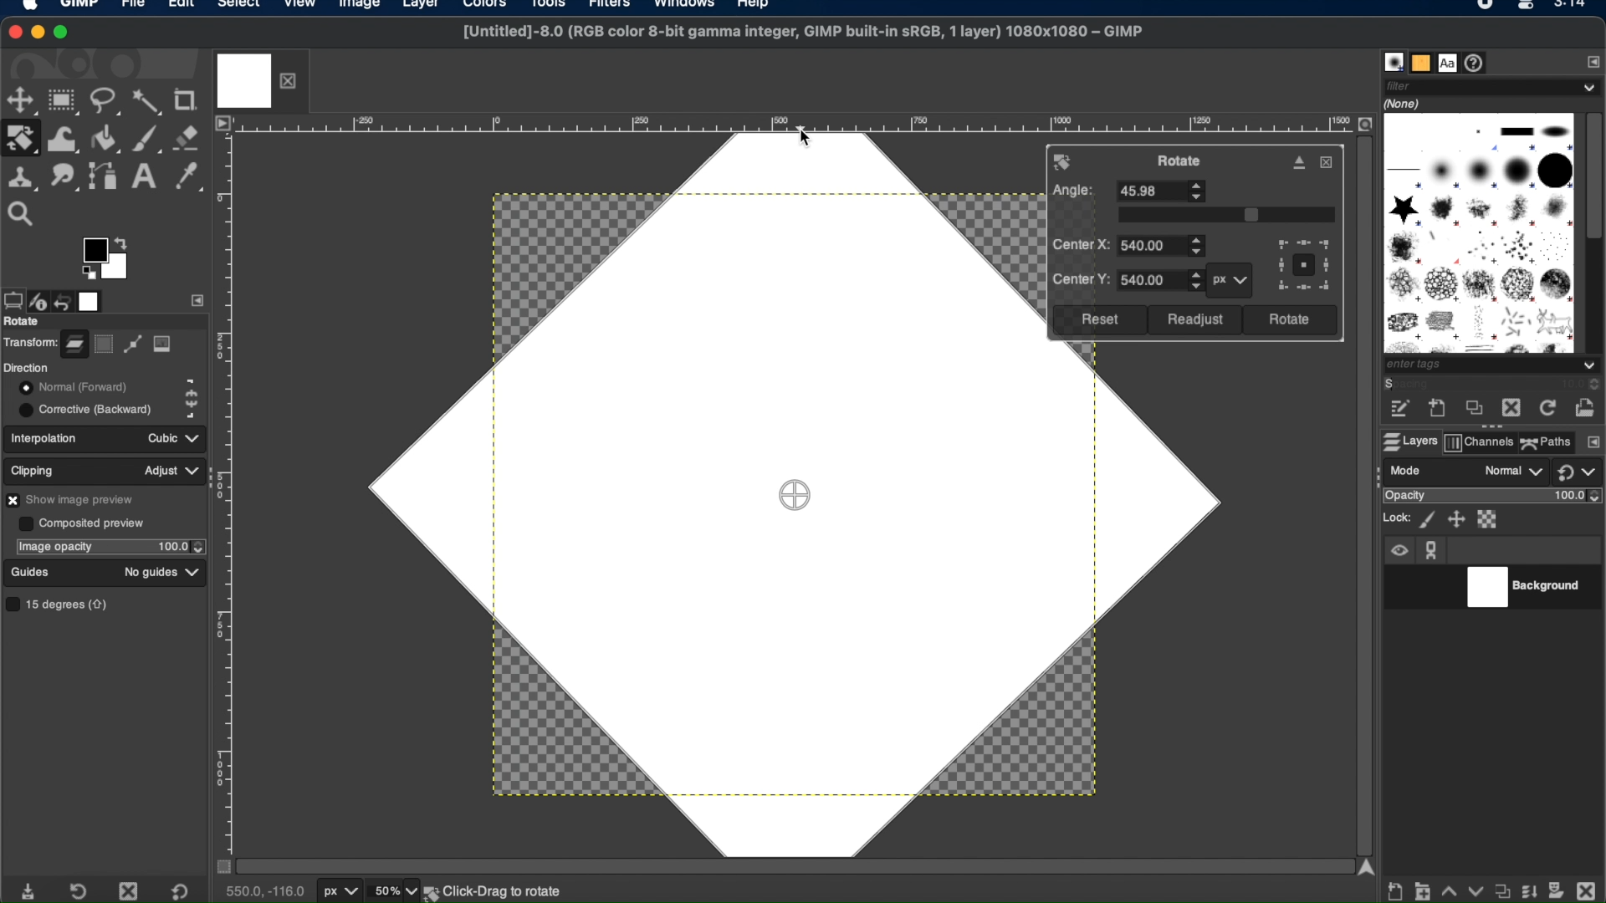  Describe the element at coordinates (192, 385) in the screenshot. I see `normal forward` at that location.